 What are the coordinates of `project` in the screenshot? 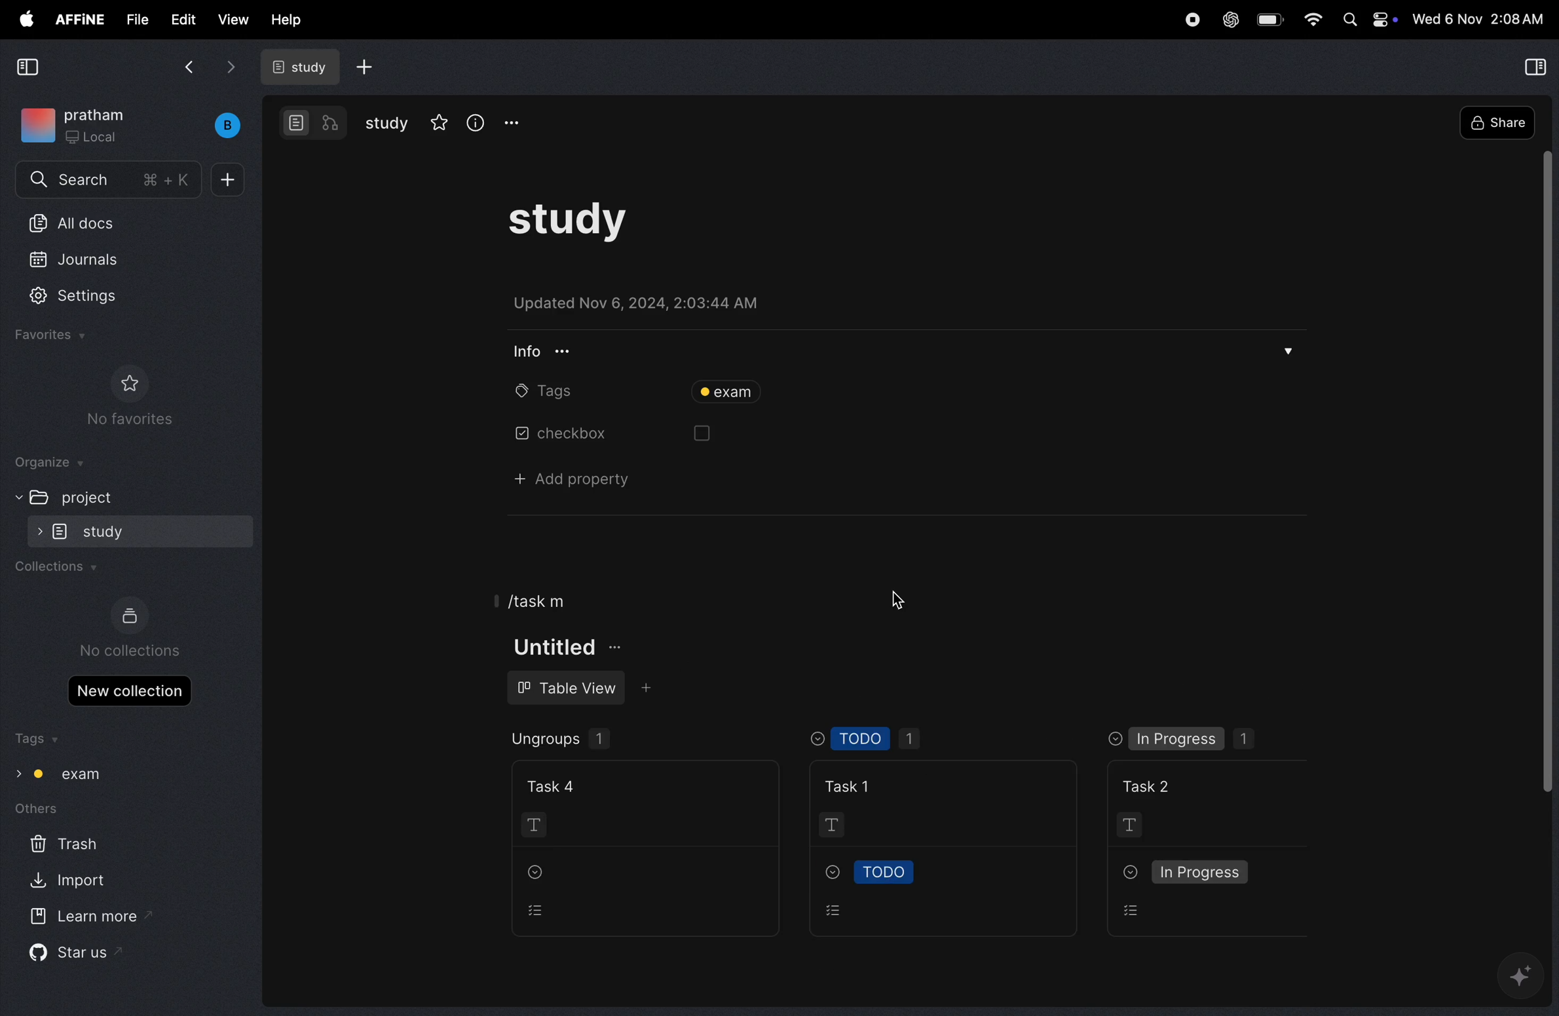 It's located at (77, 496).